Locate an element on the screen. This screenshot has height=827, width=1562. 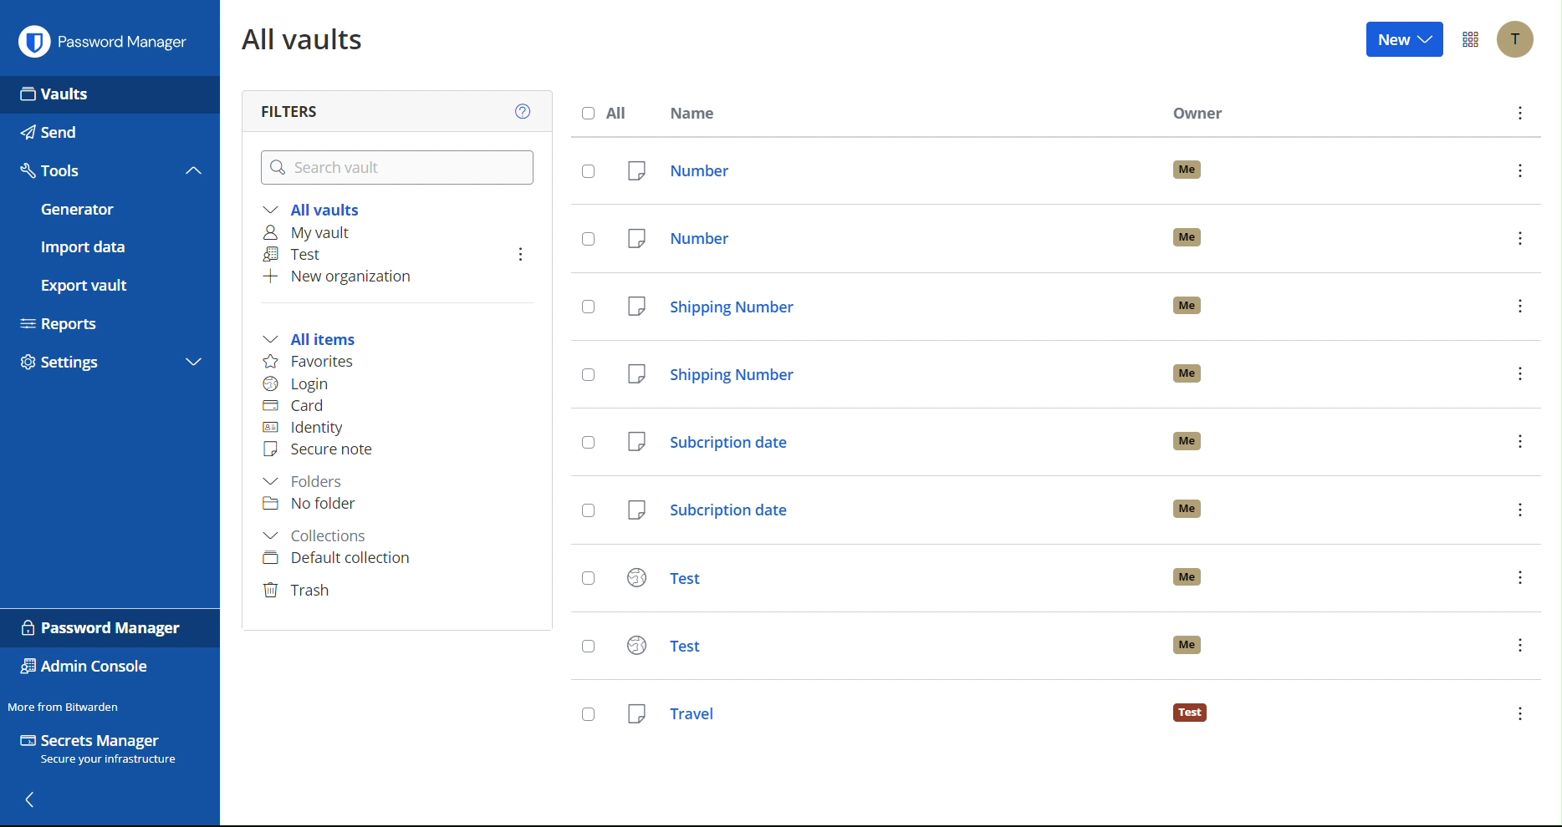
All vaults is located at coordinates (320, 207).